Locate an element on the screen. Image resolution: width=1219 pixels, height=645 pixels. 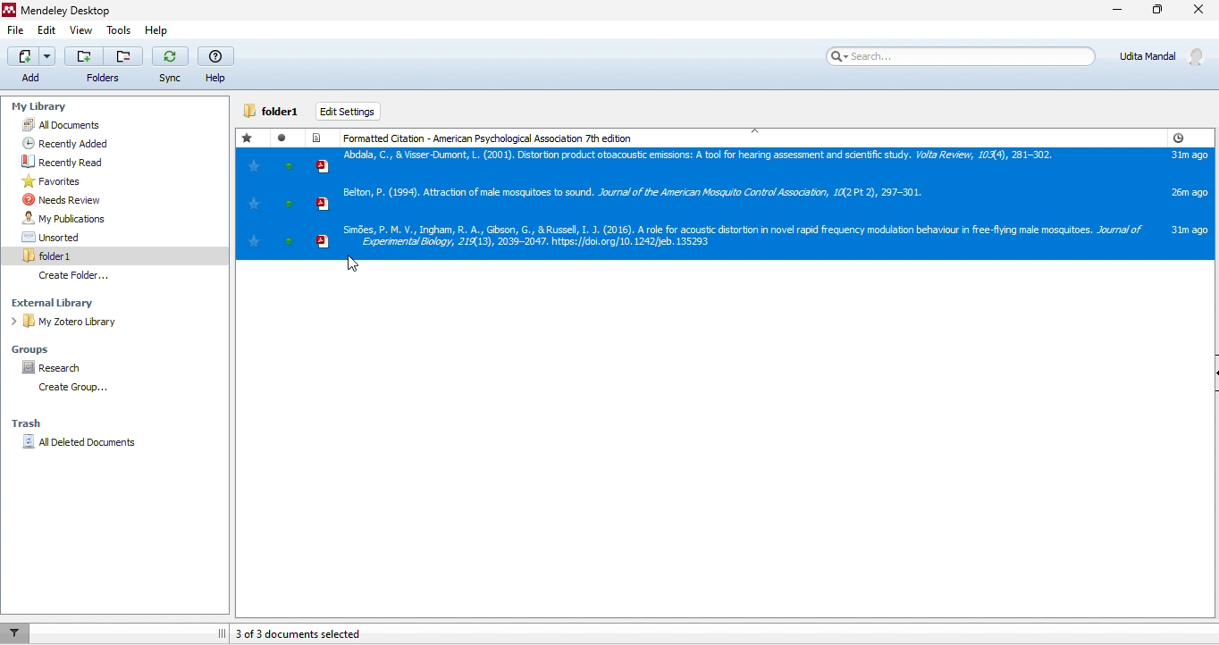
all deleted documents is located at coordinates (80, 448).